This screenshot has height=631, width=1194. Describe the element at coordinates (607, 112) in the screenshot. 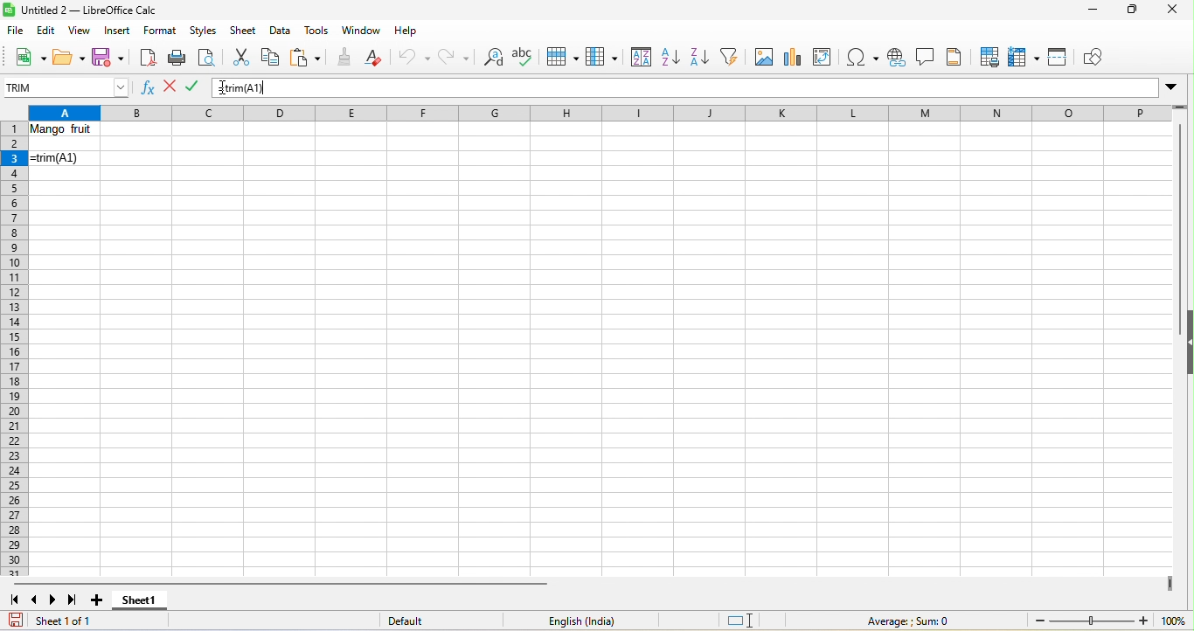

I see `column headings` at that location.